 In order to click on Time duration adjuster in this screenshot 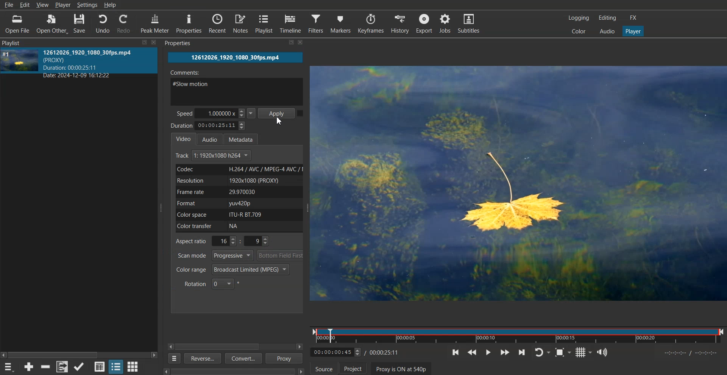, I will do `click(209, 125)`.